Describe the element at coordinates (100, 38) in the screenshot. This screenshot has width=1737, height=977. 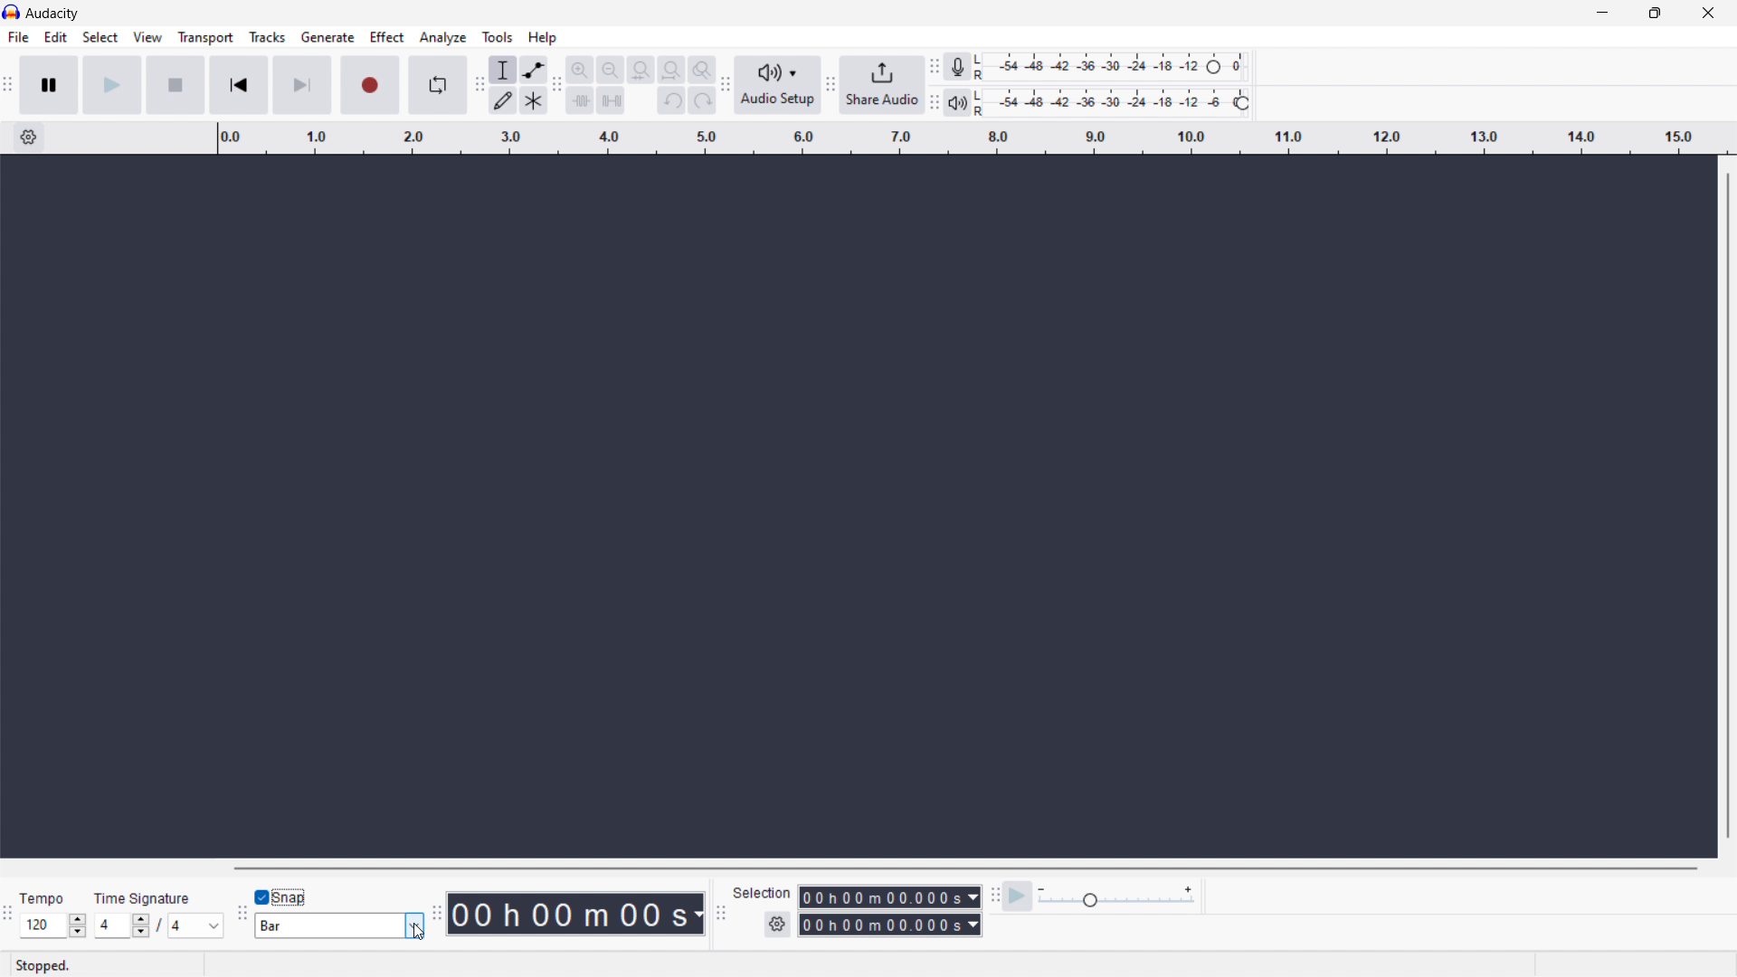
I see `select` at that location.